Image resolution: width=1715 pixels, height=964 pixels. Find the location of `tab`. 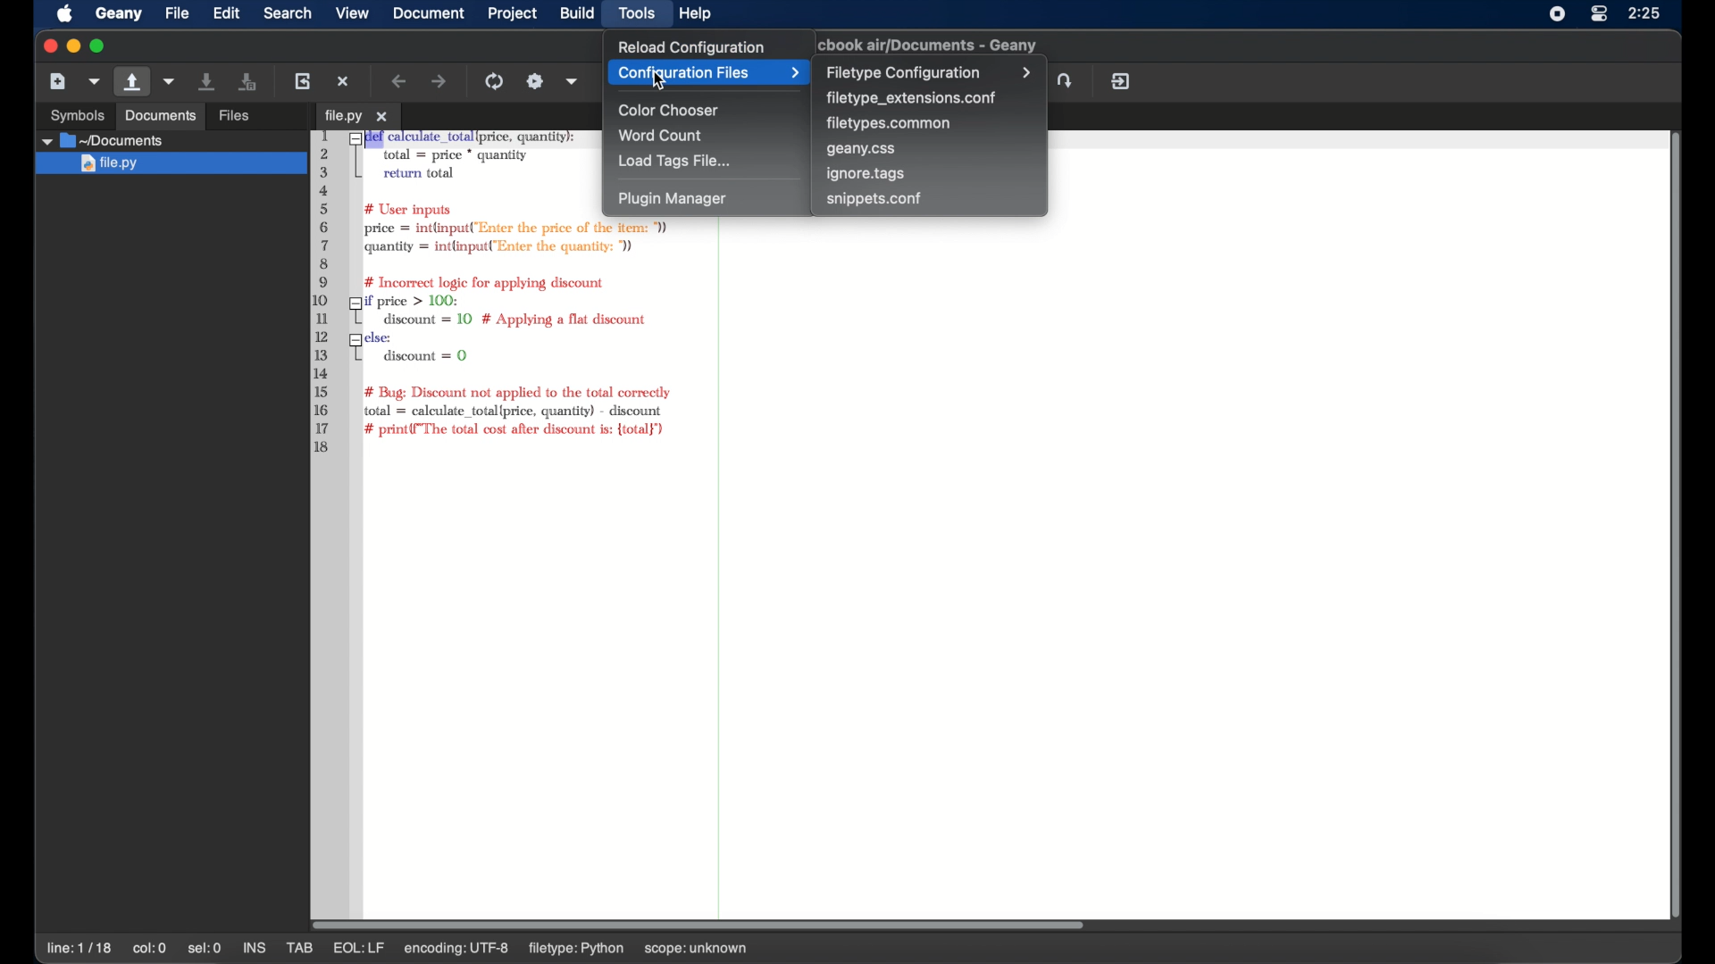

tab is located at coordinates (357, 116).